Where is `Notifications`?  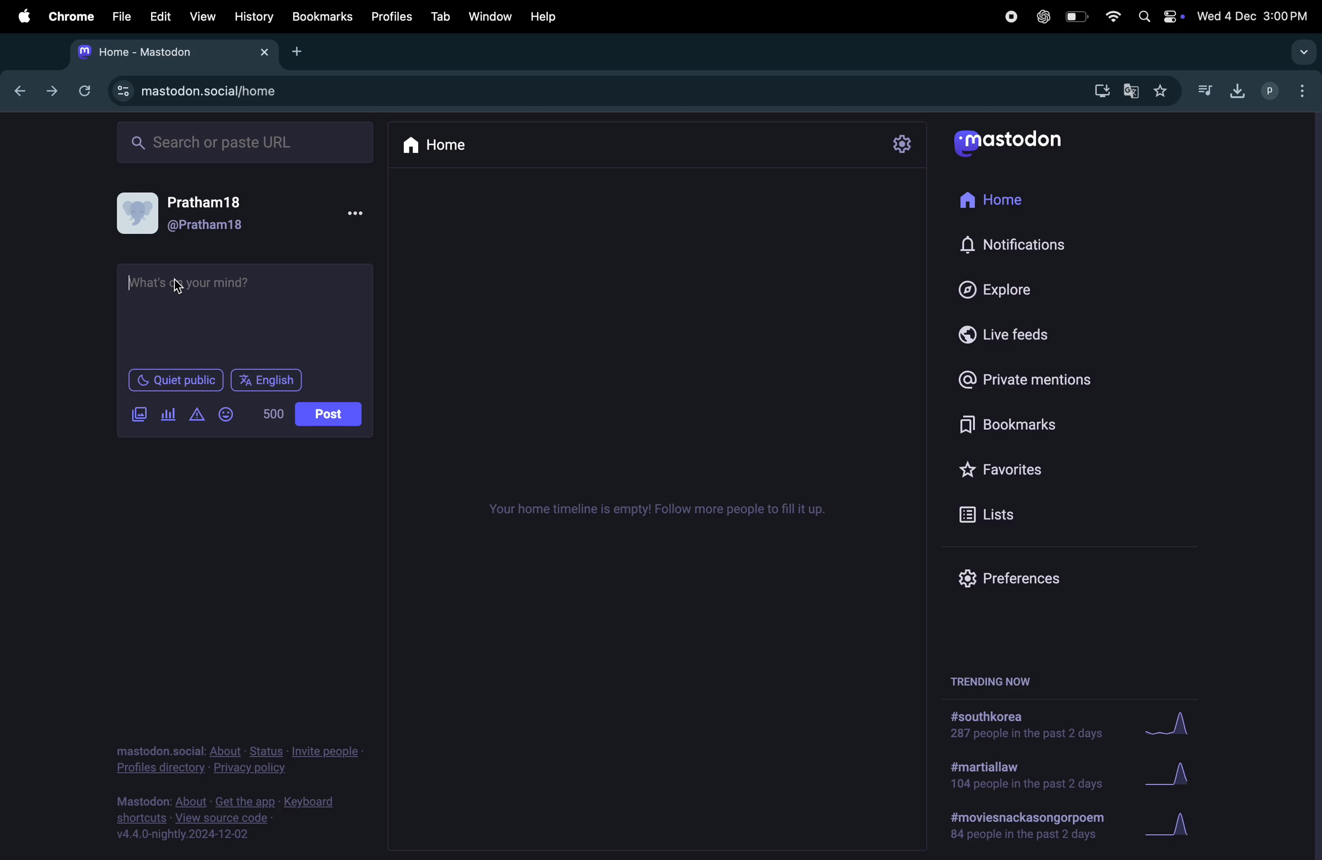 Notifications is located at coordinates (1040, 243).